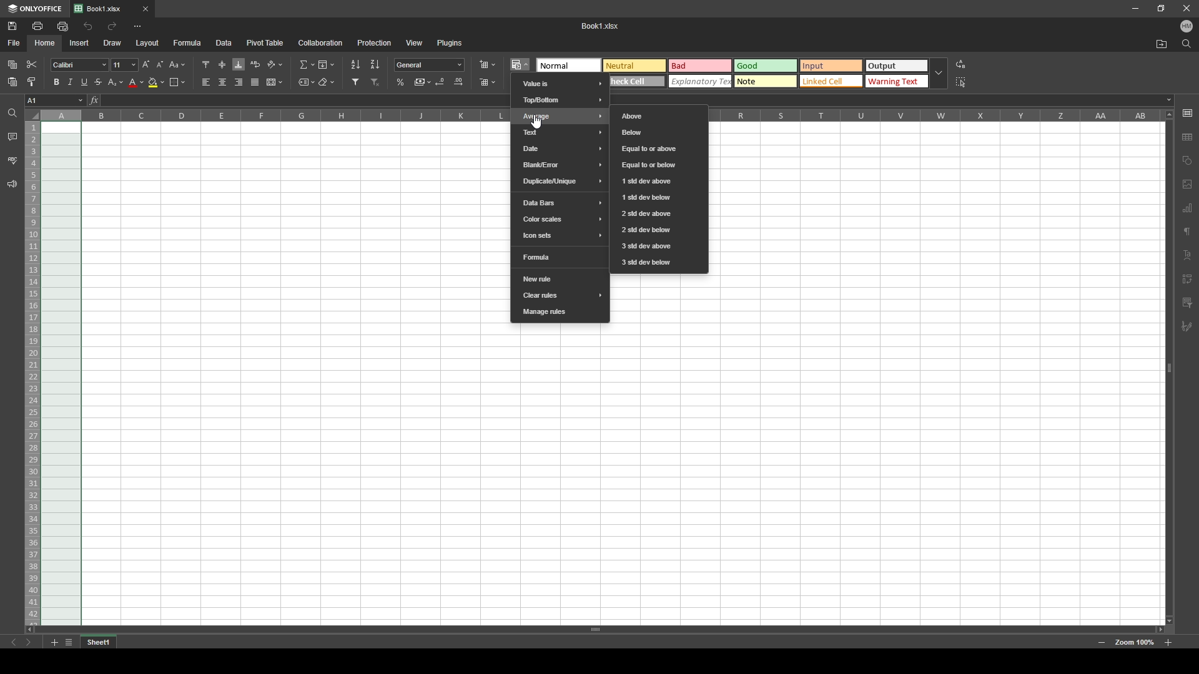  I want to click on icon sets, so click(560, 235).